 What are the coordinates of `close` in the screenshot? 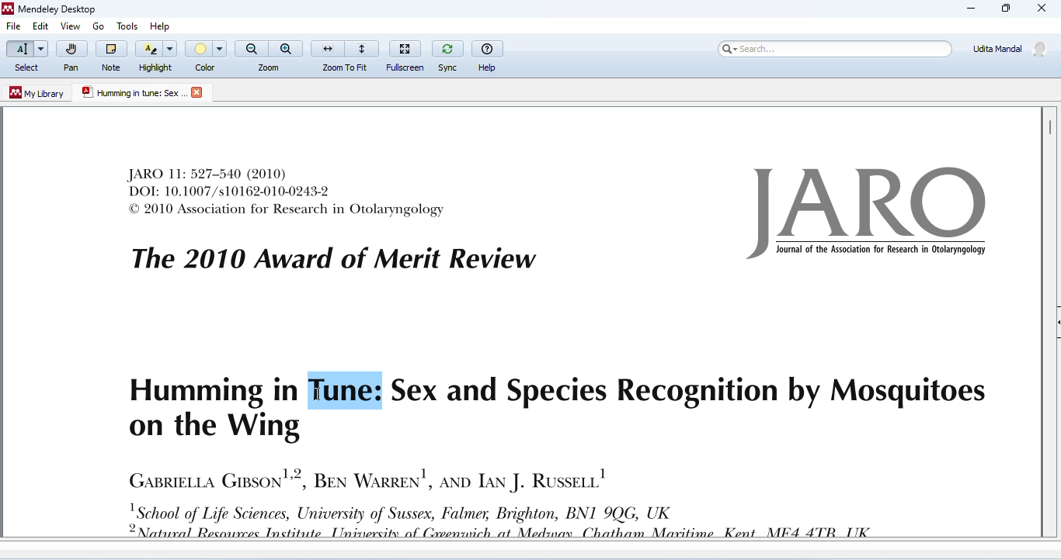 It's located at (1042, 9).